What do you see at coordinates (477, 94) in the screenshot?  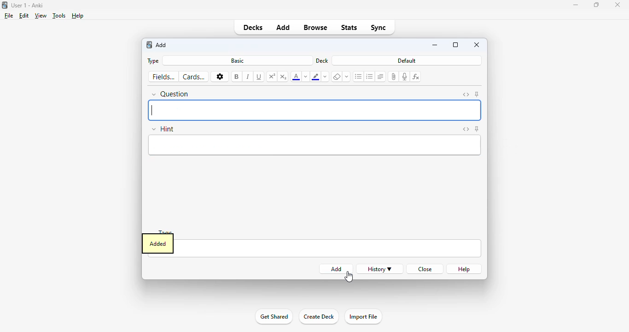 I see `toggle sticky` at bounding box center [477, 94].